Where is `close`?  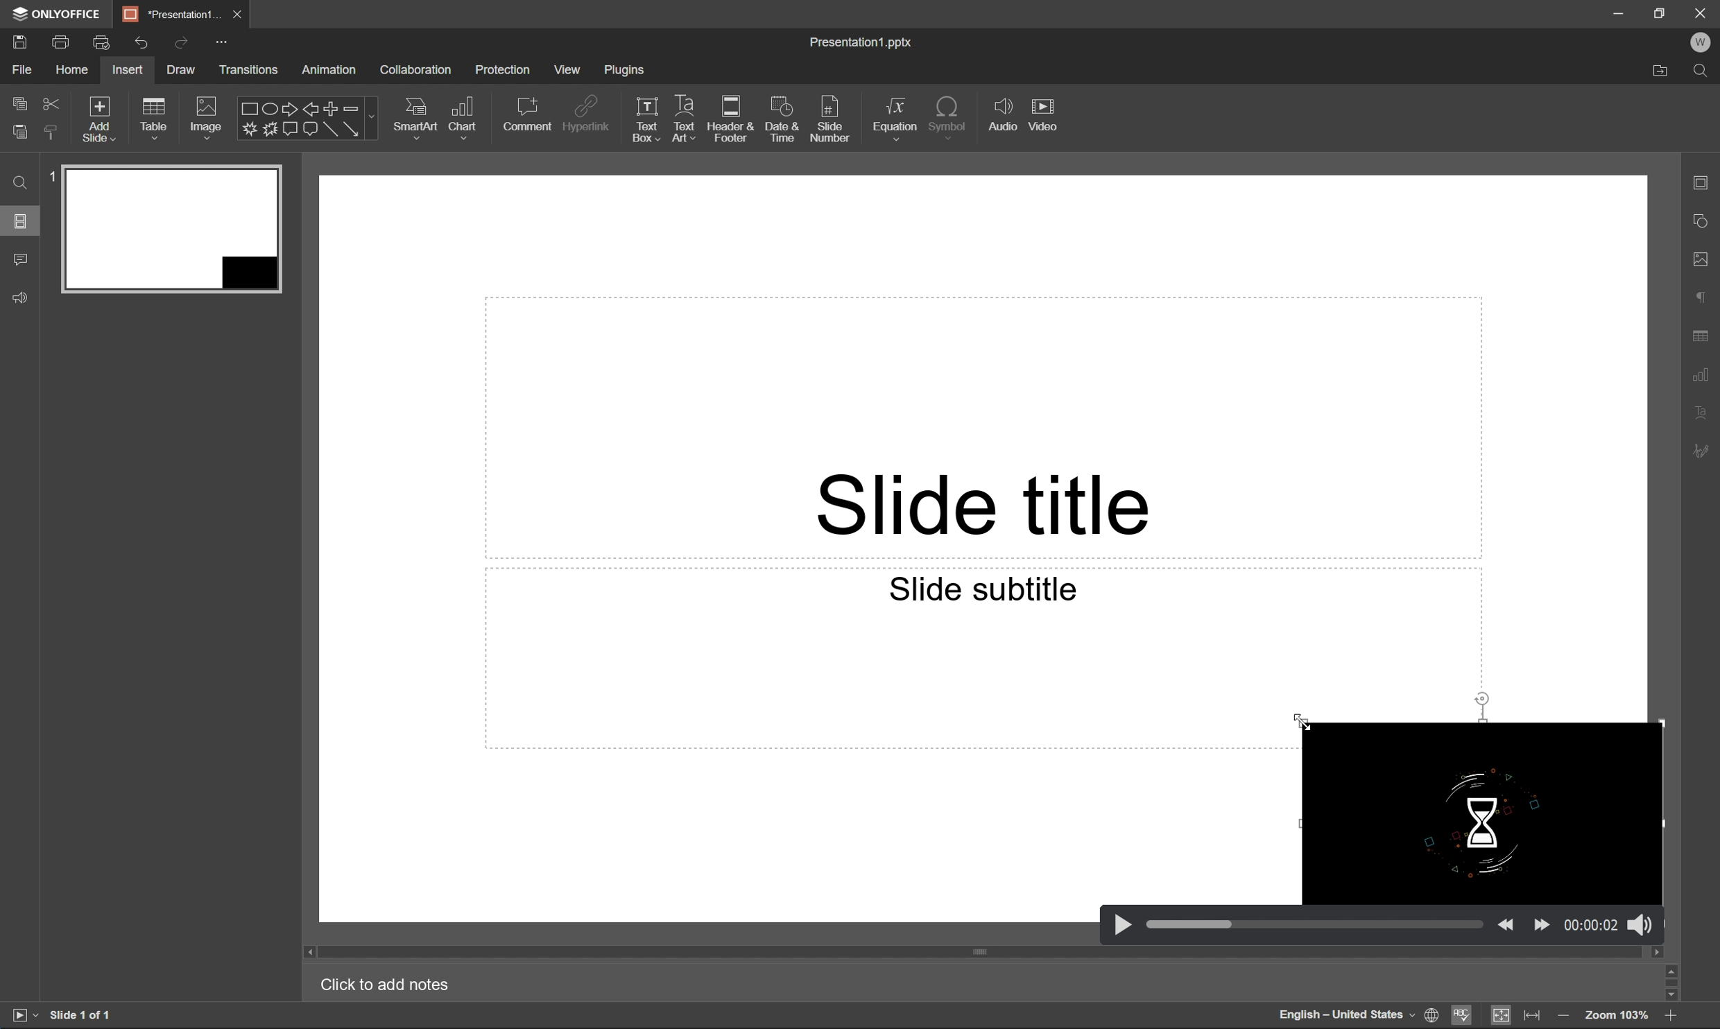
close is located at coordinates (241, 14).